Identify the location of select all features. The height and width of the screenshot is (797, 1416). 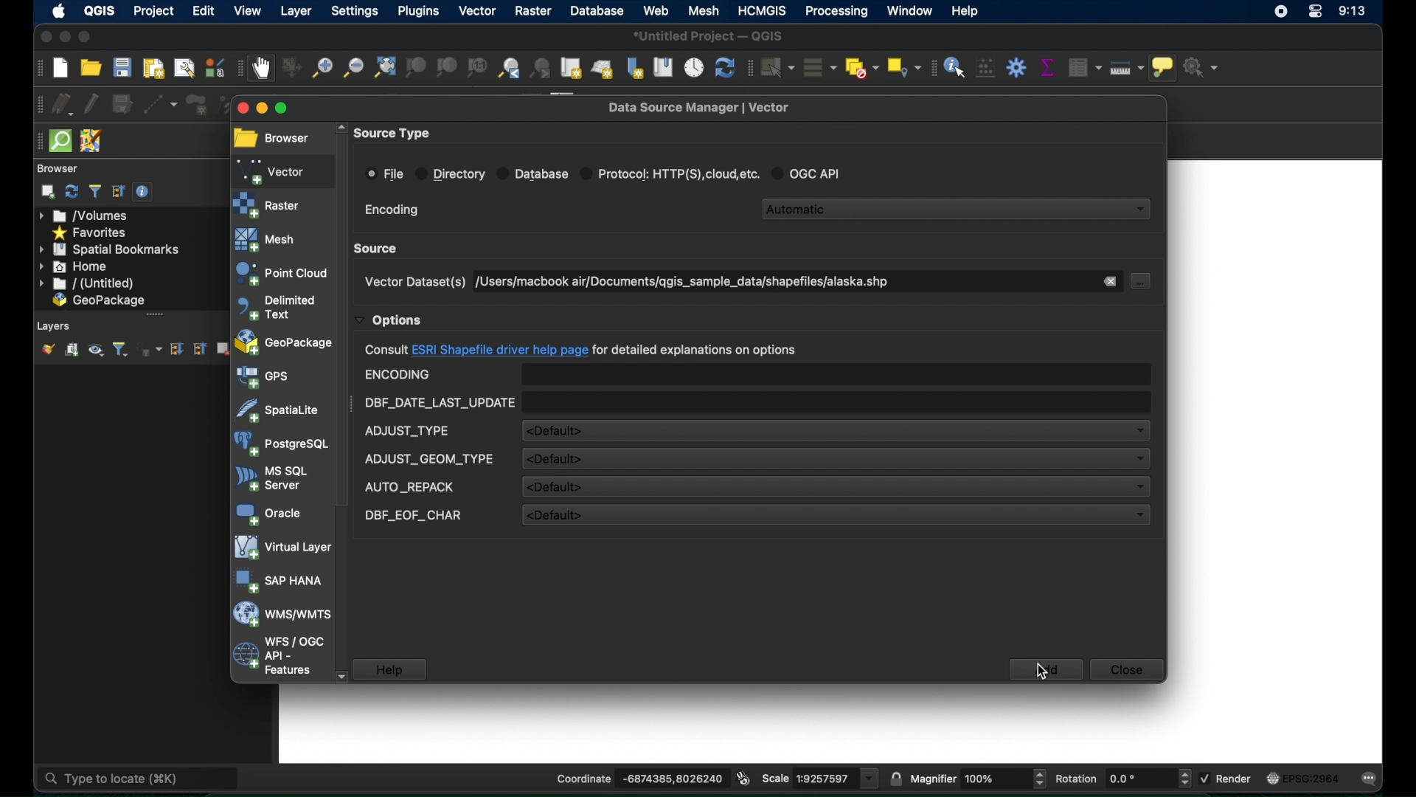
(821, 67).